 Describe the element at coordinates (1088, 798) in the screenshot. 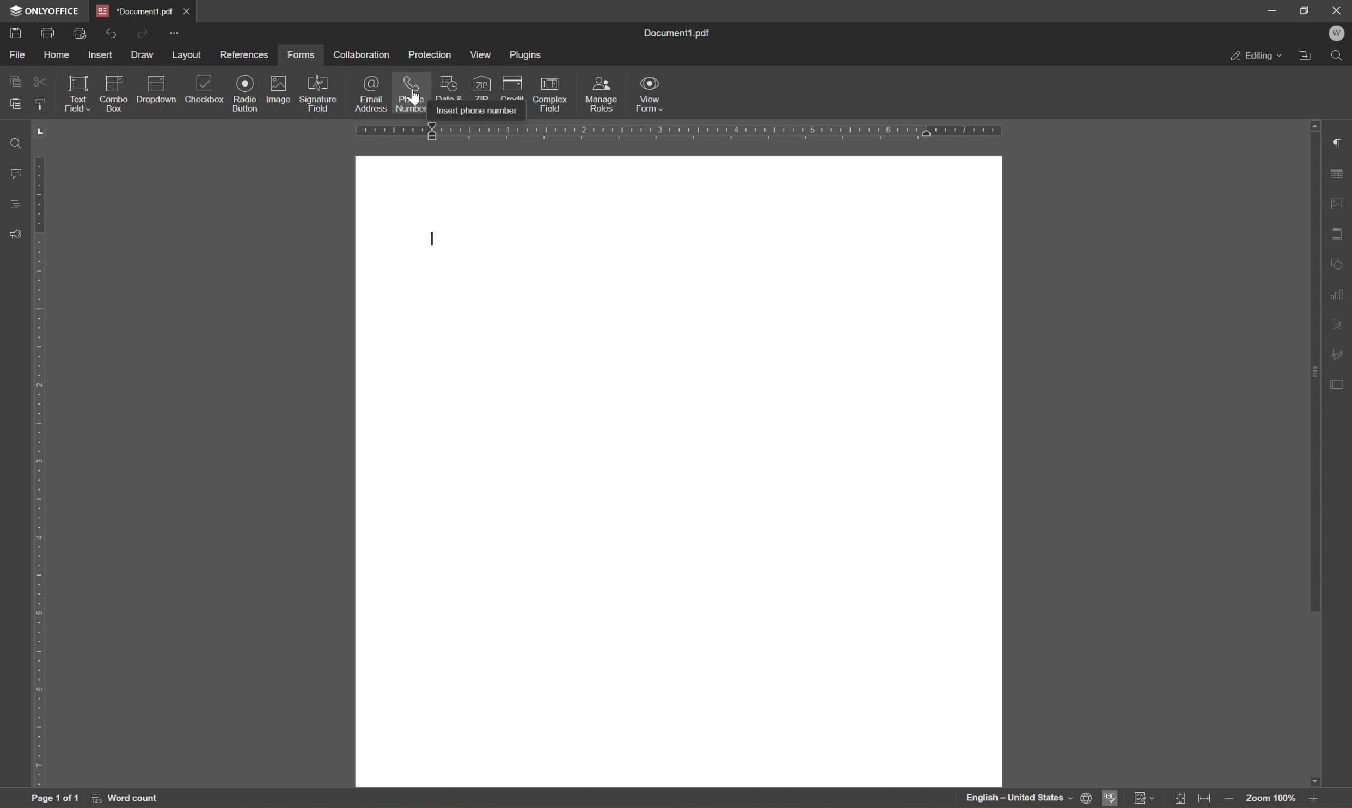

I see `set document language` at that location.